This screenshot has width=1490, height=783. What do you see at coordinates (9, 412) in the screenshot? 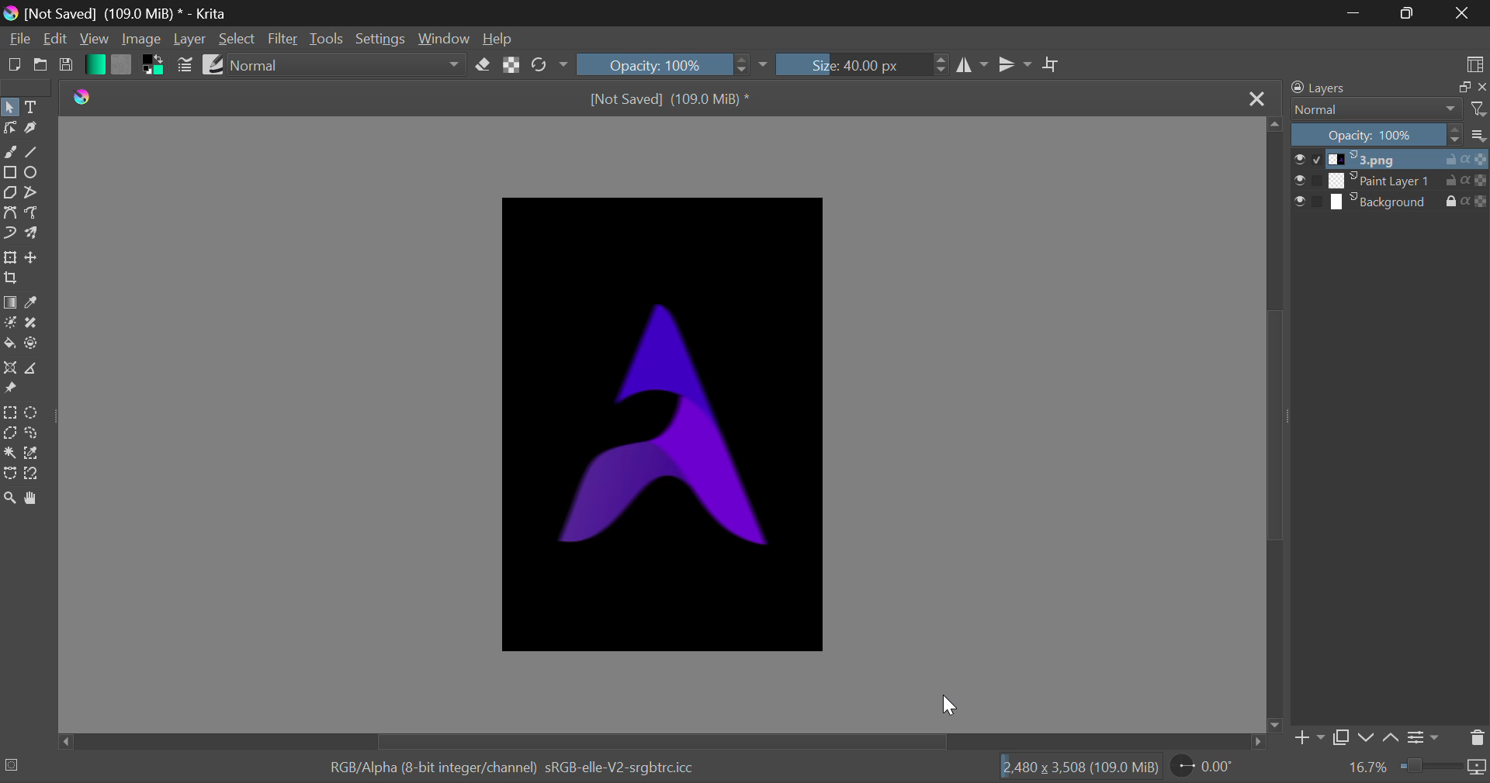
I see `Rectangular Selection` at bounding box center [9, 412].